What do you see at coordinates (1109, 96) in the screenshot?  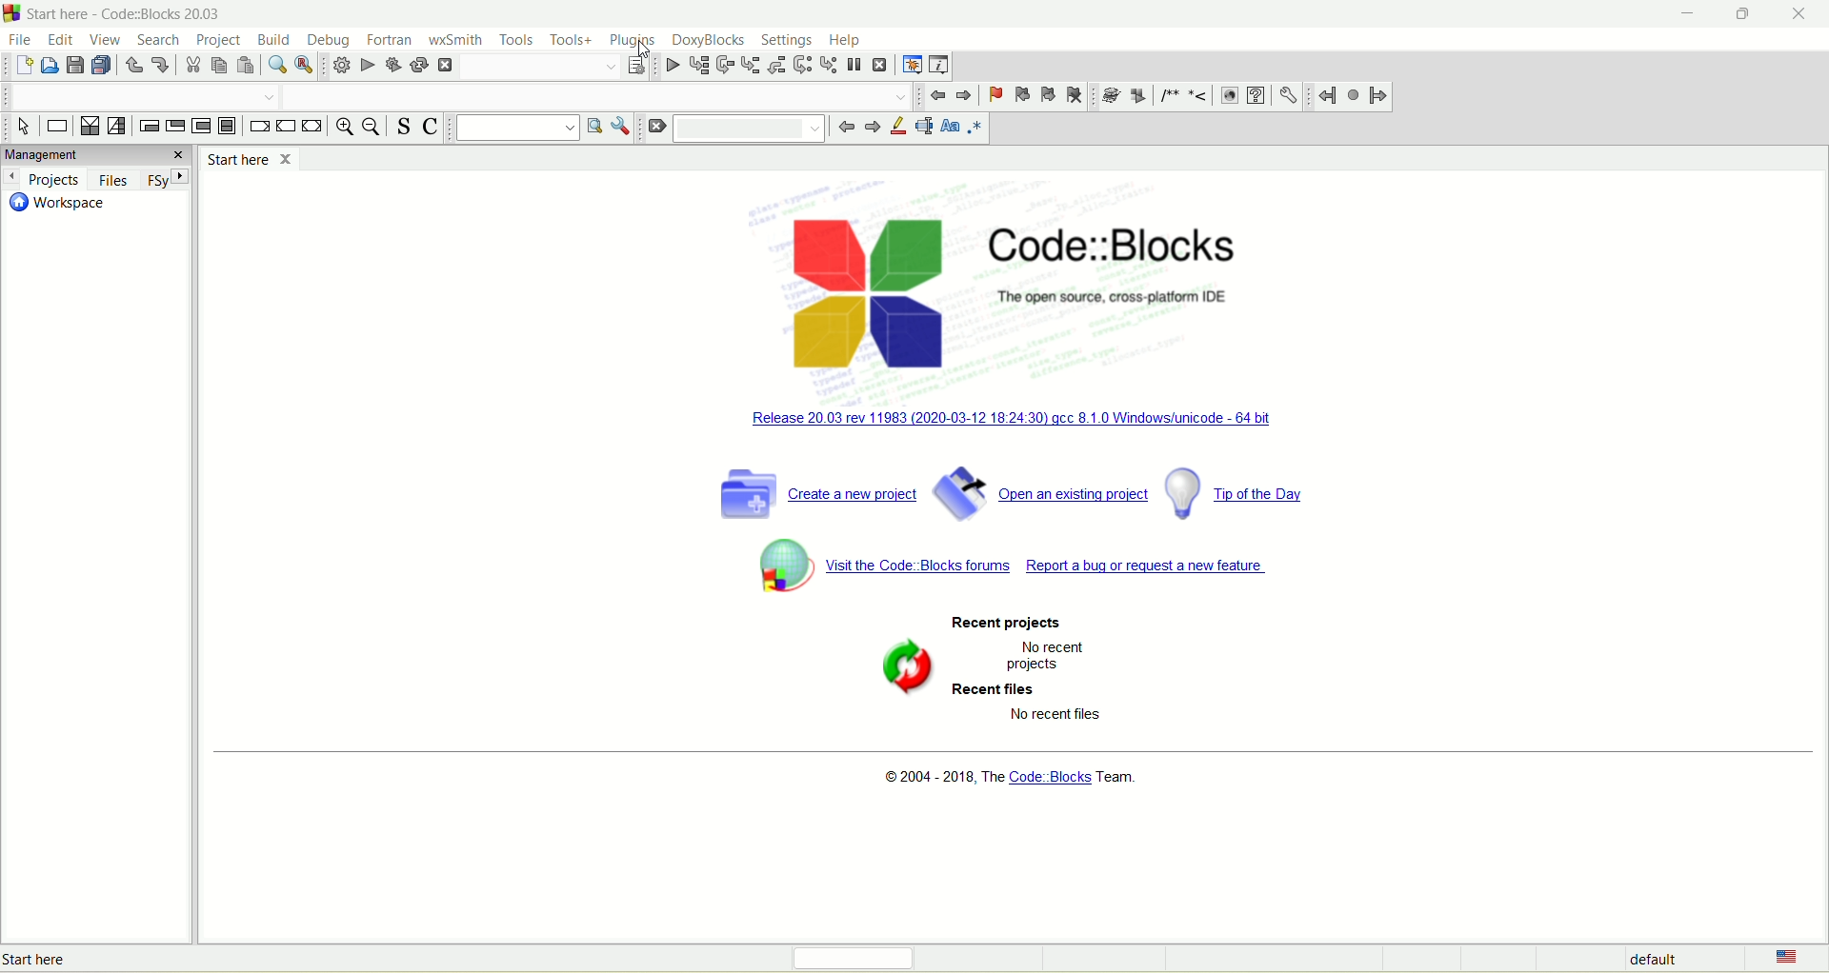 I see `Run doxywizard` at bounding box center [1109, 96].